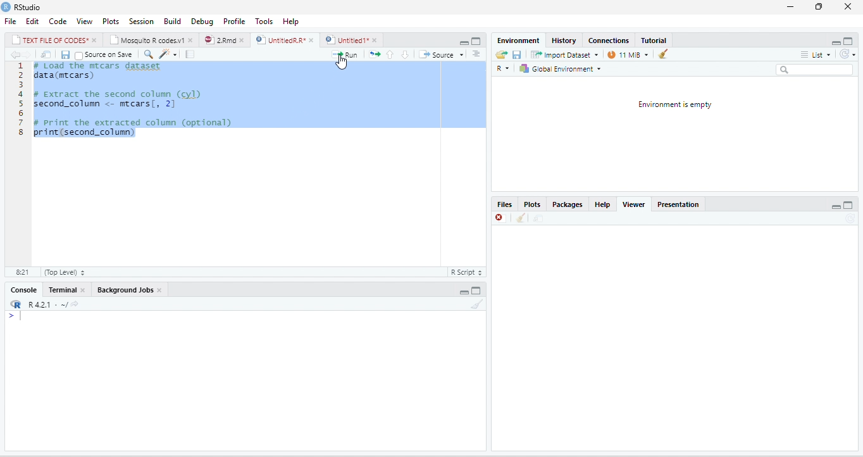 The image size is (863, 457). What do you see at coordinates (373, 54) in the screenshot?
I see `re-run the previous code region` at bounding box center [373, 54].